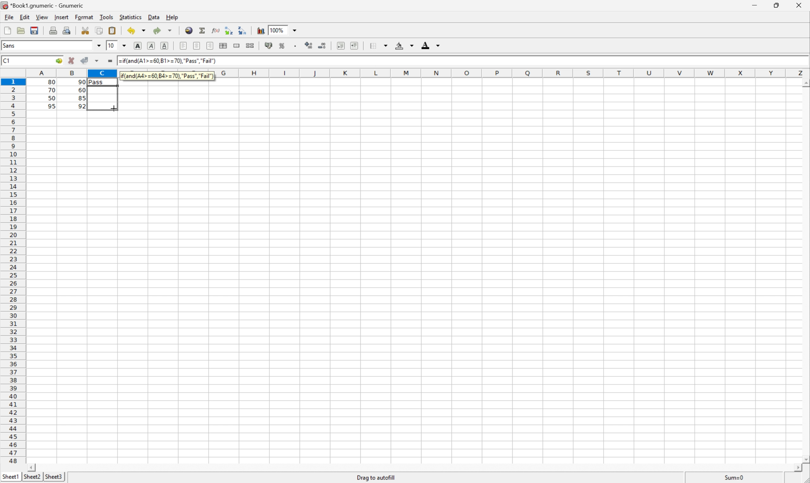 The image size is (810, 483). I want to click on Align left, so click(211, 45).